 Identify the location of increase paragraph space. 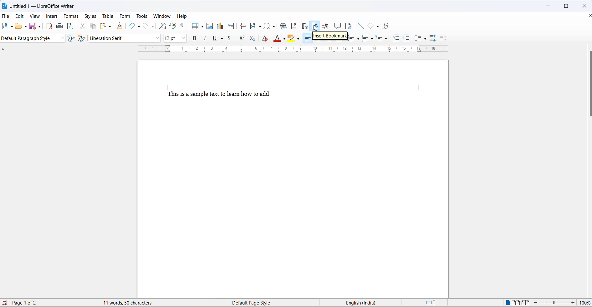
(435, 39).